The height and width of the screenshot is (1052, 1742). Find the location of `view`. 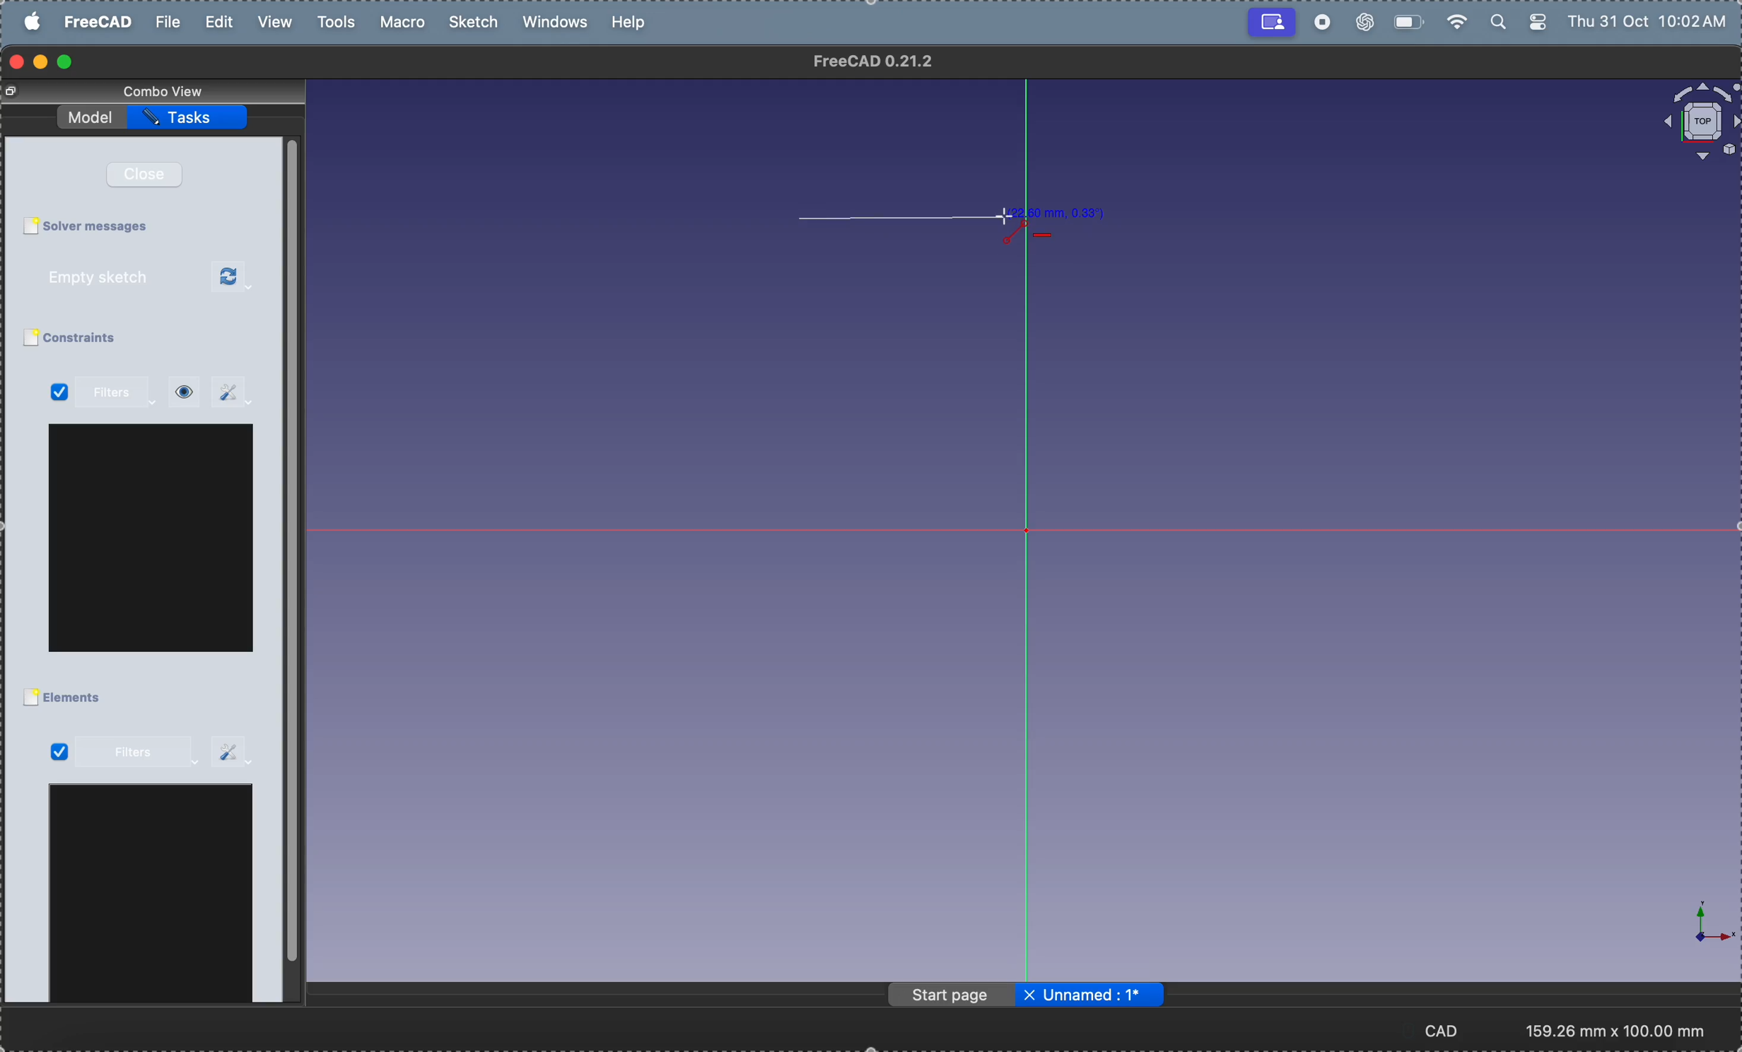

view is located at coordinates (185, 392).